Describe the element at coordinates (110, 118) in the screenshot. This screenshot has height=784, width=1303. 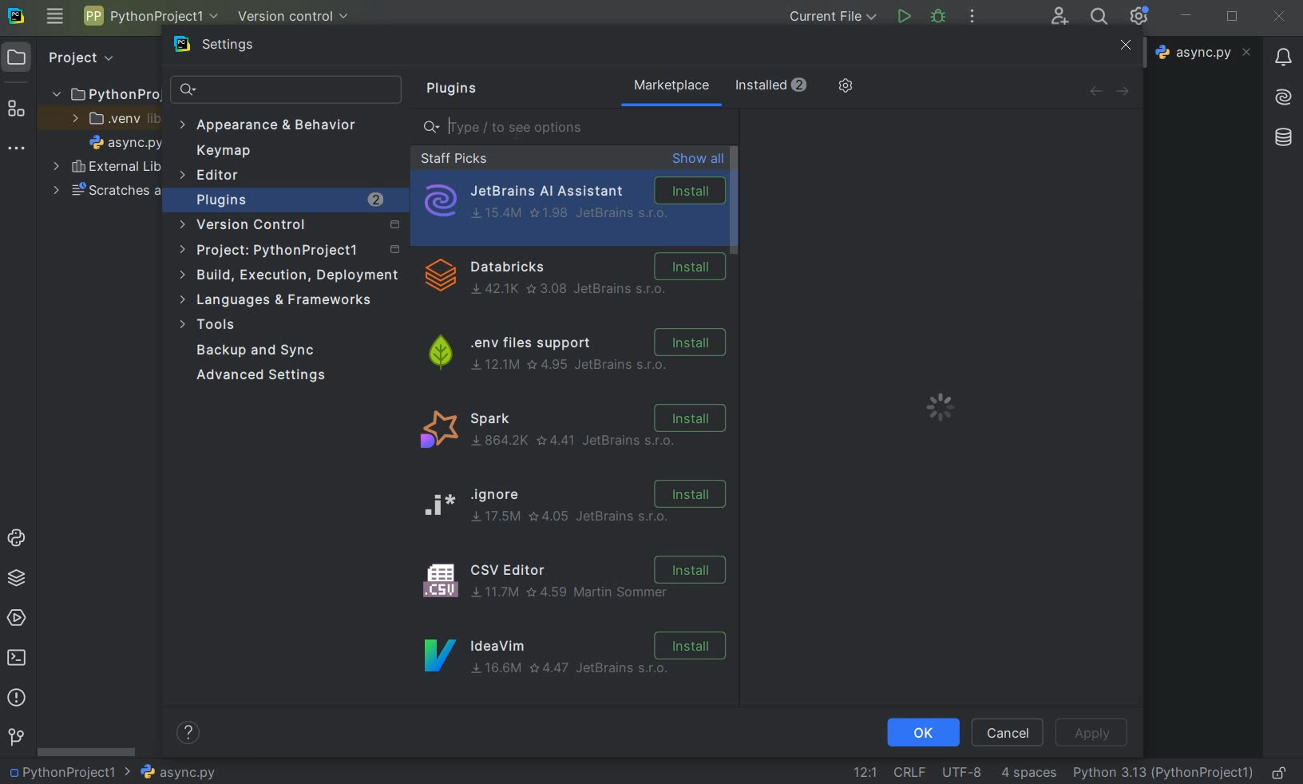
I see `.venv` at that location.